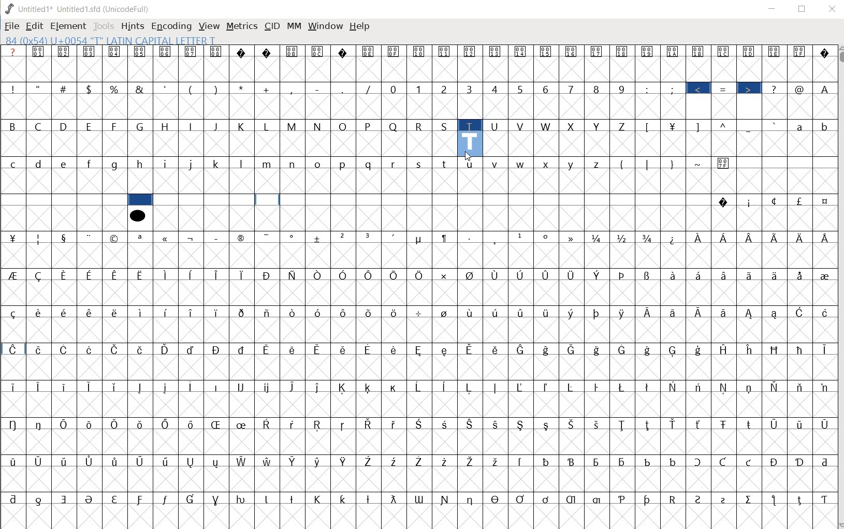 This screenshot has height=529, width=844. Describe the element at coordinates (142, 425) in the screenshot. I see `Symbol` at that location.